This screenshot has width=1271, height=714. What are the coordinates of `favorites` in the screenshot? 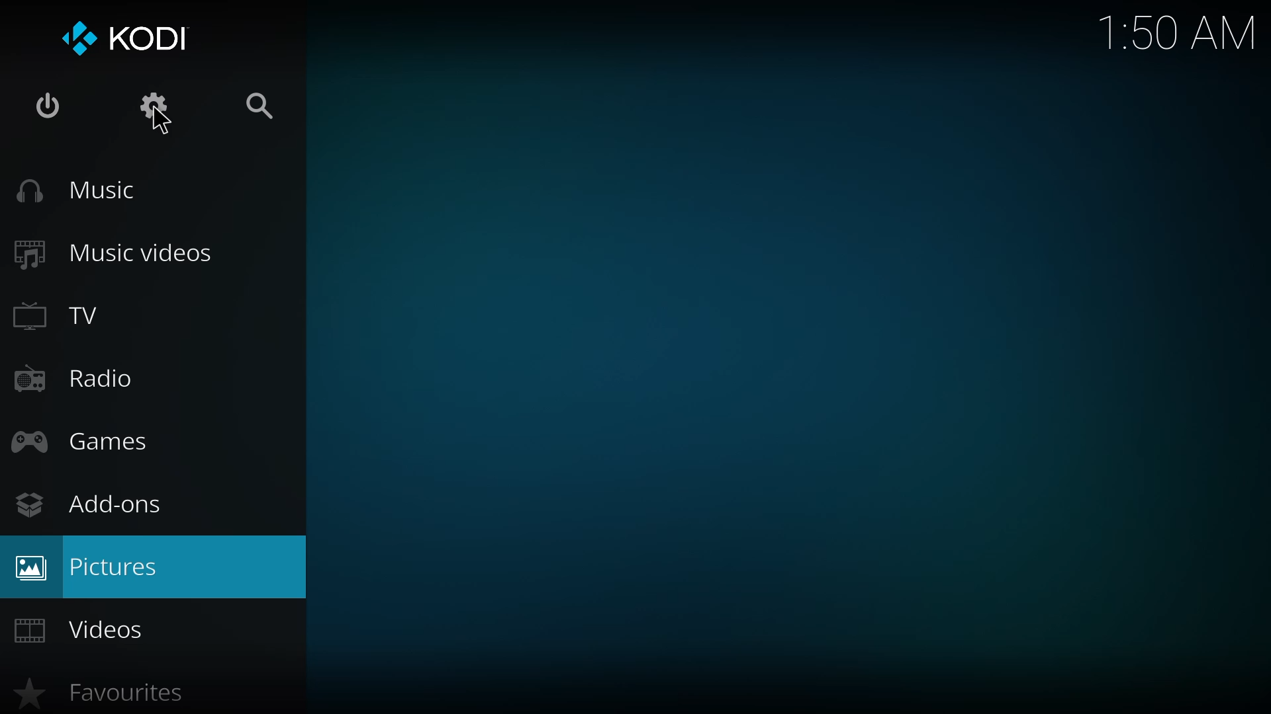 It's located at (112, 693).